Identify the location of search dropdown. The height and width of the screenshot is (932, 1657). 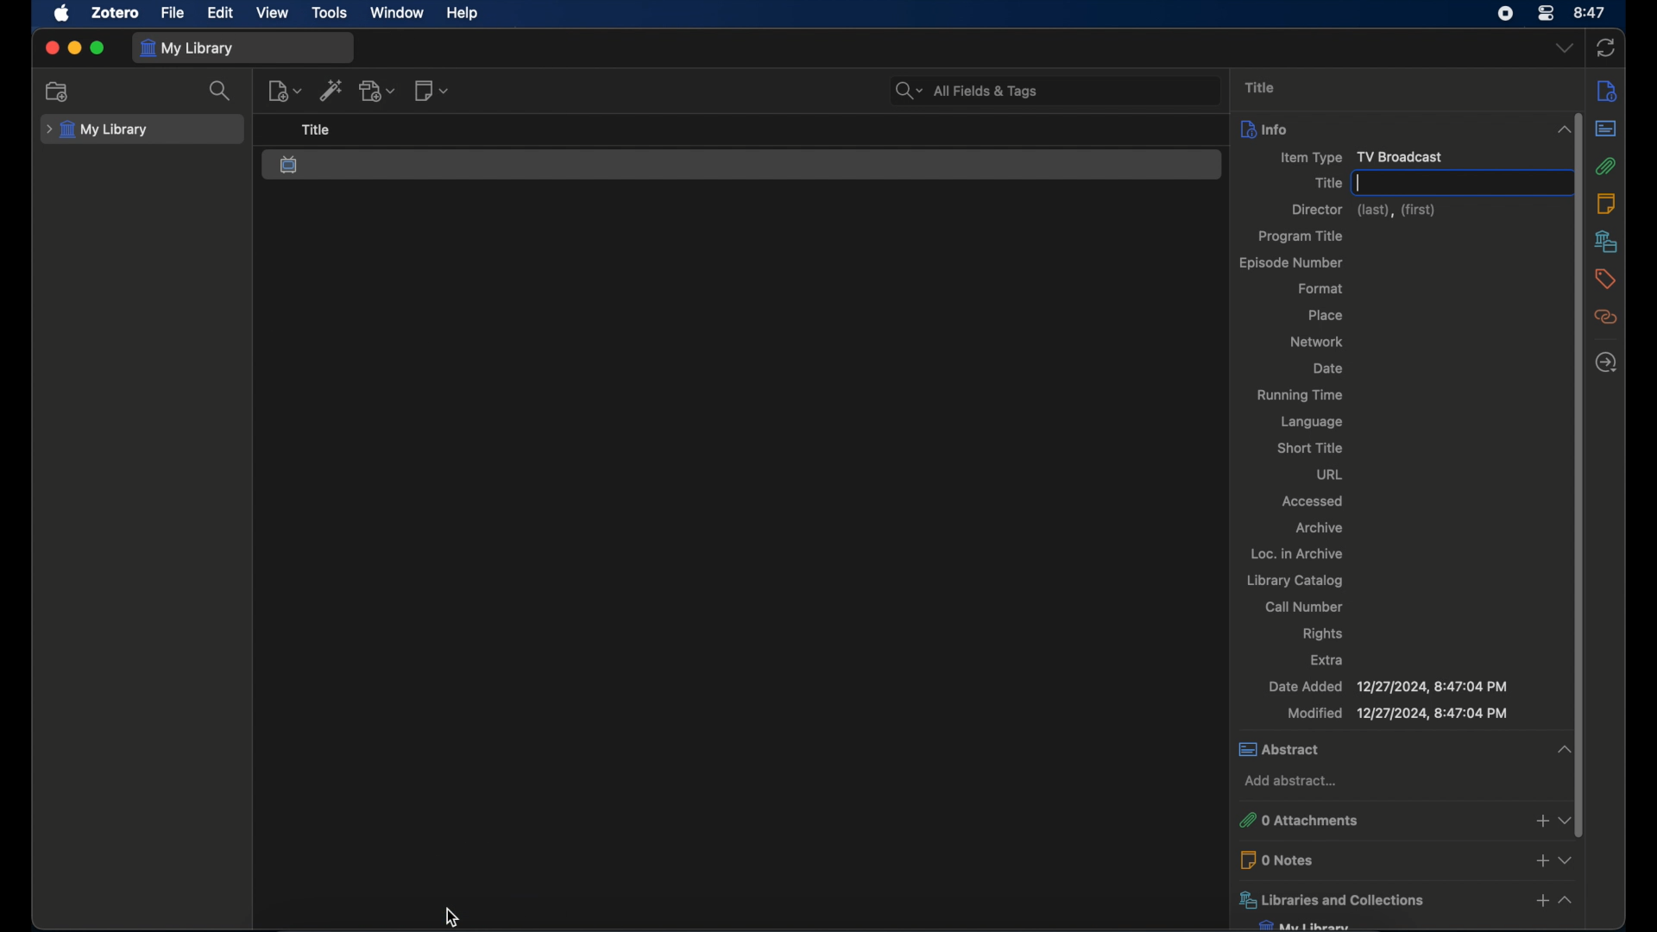
(909, 91).